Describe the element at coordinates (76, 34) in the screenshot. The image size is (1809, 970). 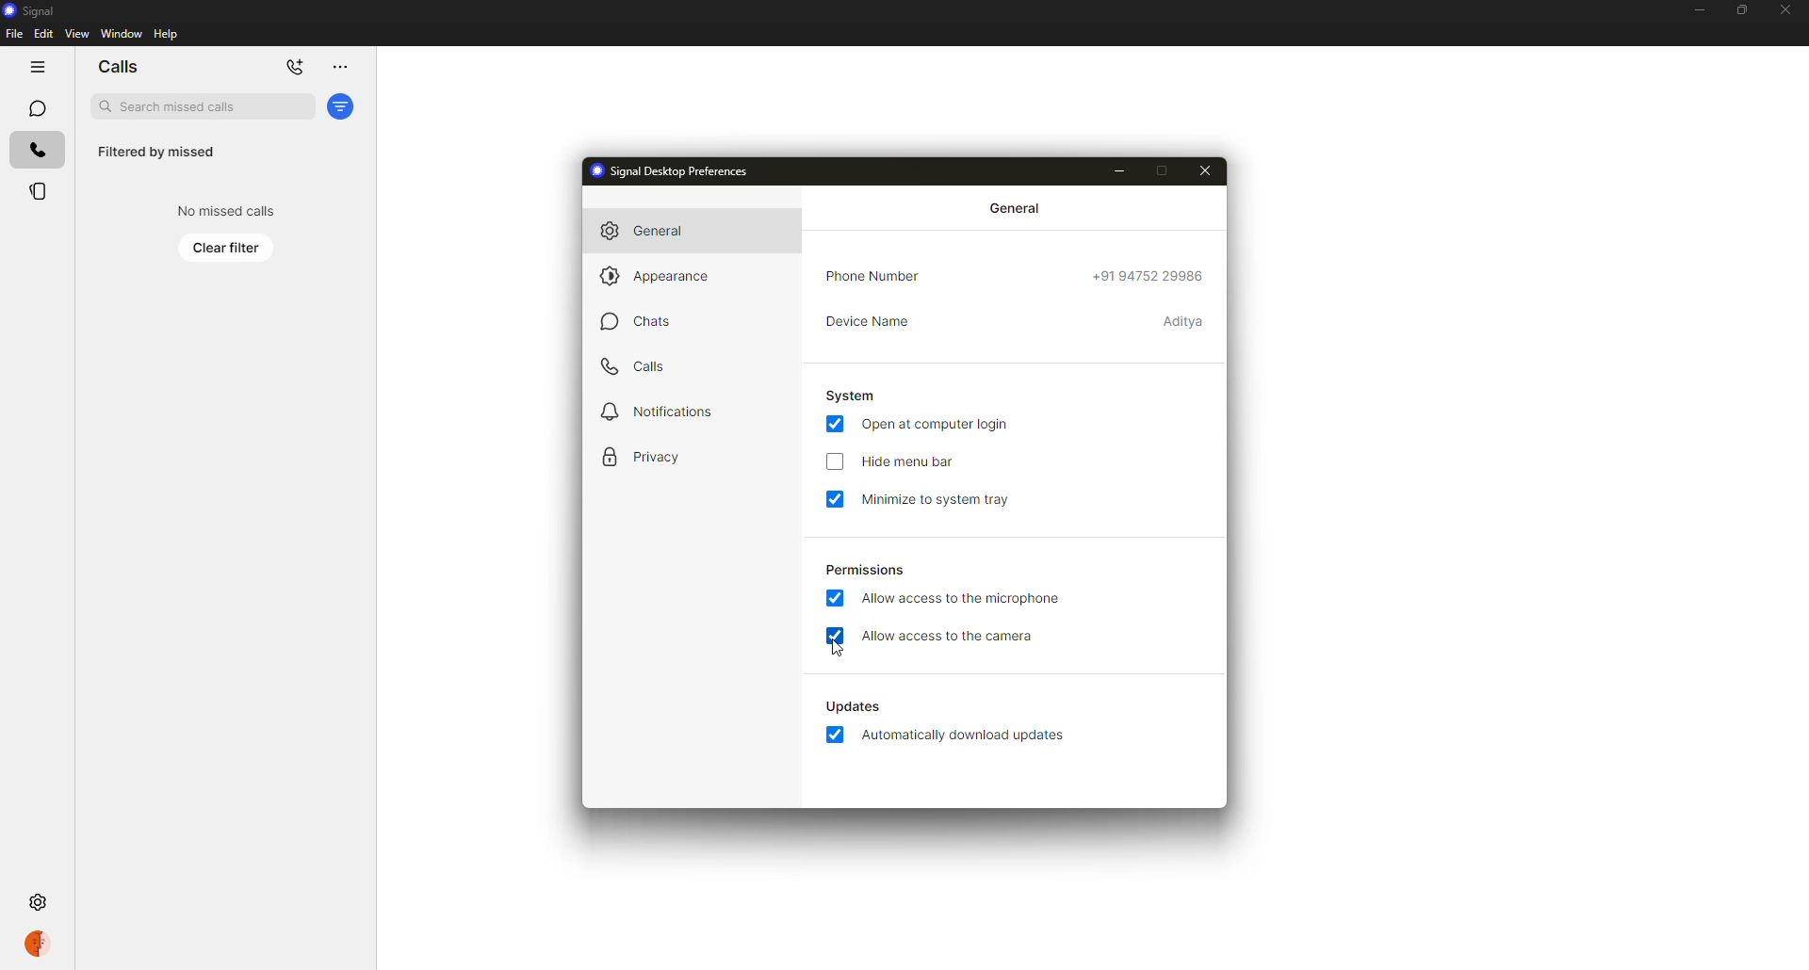
I see `view` at that location.